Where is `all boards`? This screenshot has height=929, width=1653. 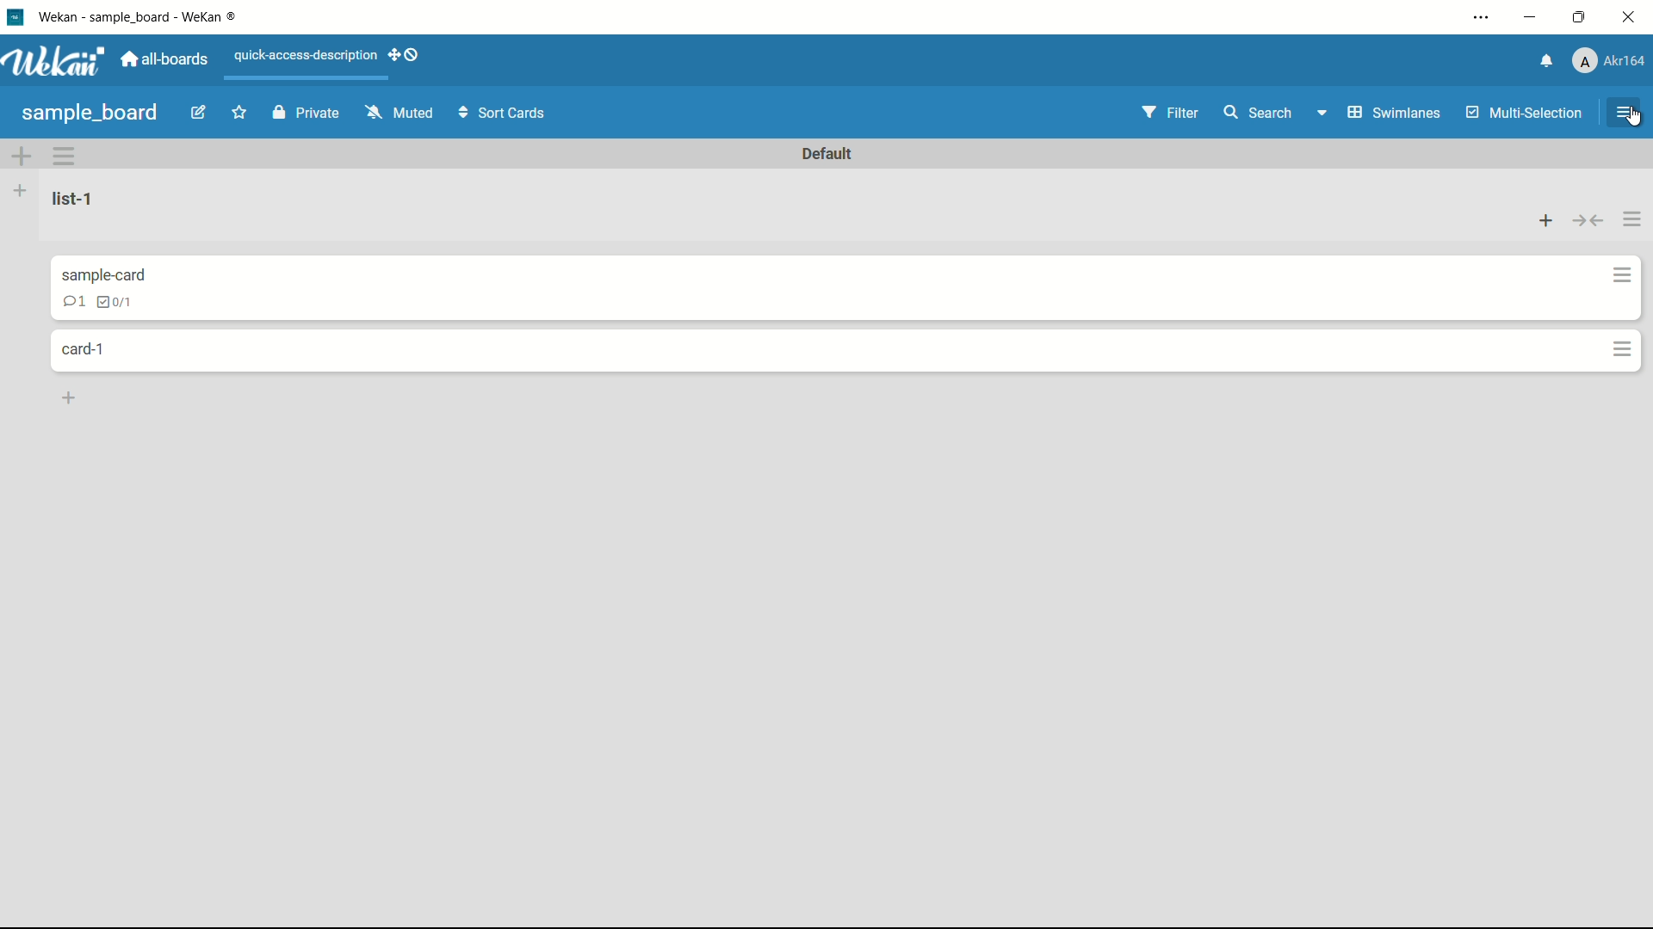 all boards is located at coordinates (164, 58).